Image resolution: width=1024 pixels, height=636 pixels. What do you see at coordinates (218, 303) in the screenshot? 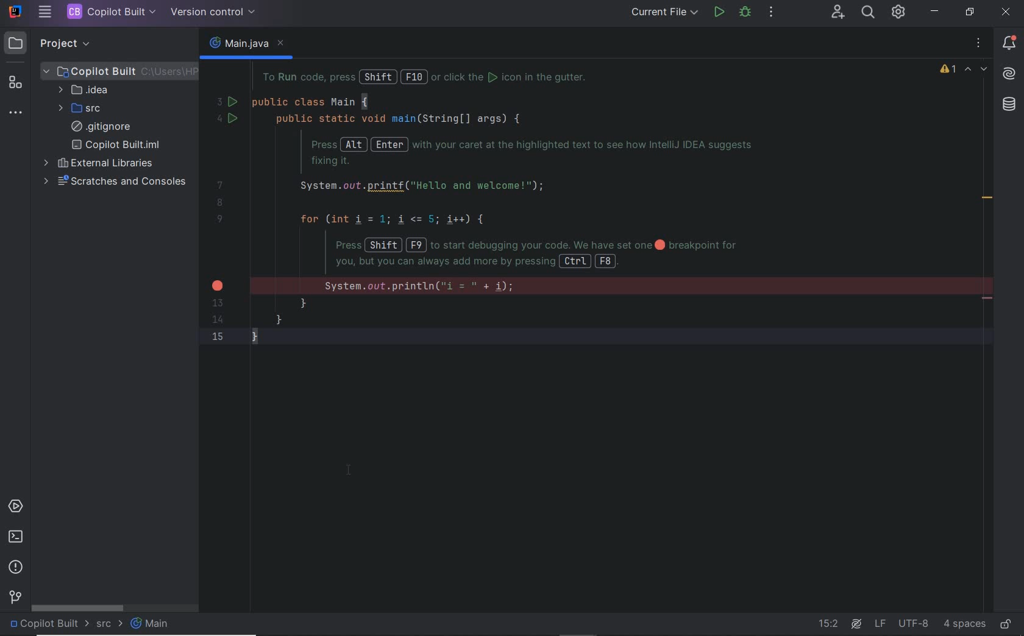
I see `13` at bounding box center [218, 303].